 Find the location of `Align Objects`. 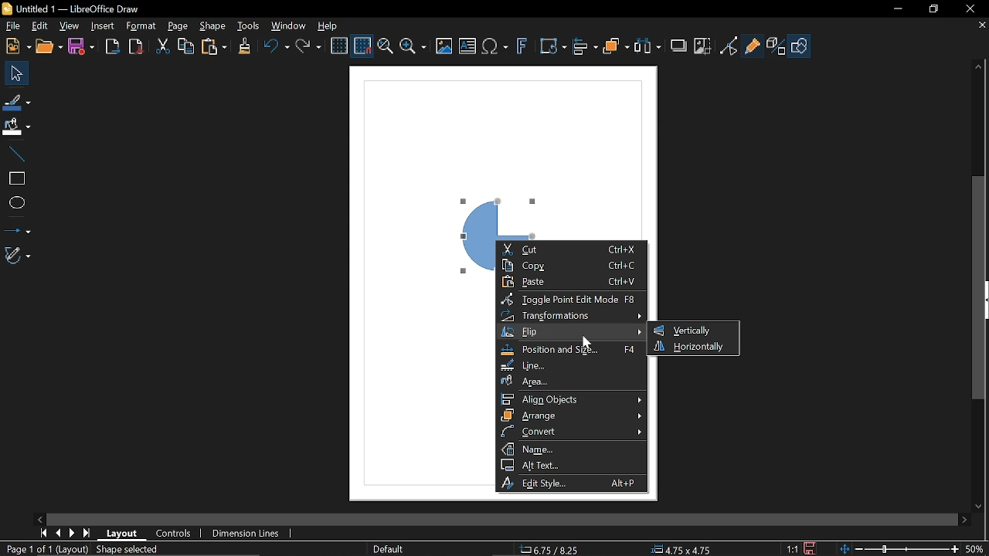

Align Objects is located at coordinates (571, 398).